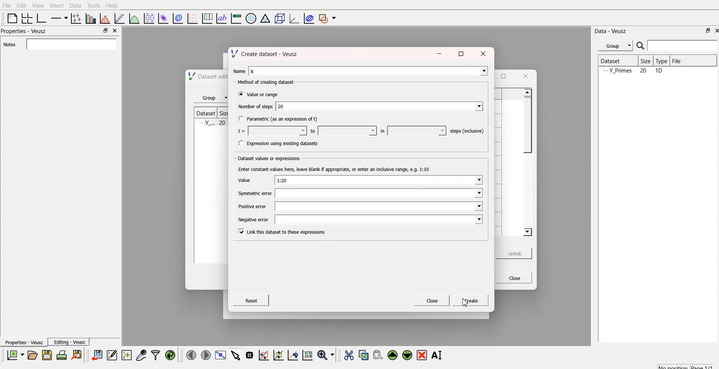 This screenshot has width=719, height=369. I want to click on View, so click(39, 5).